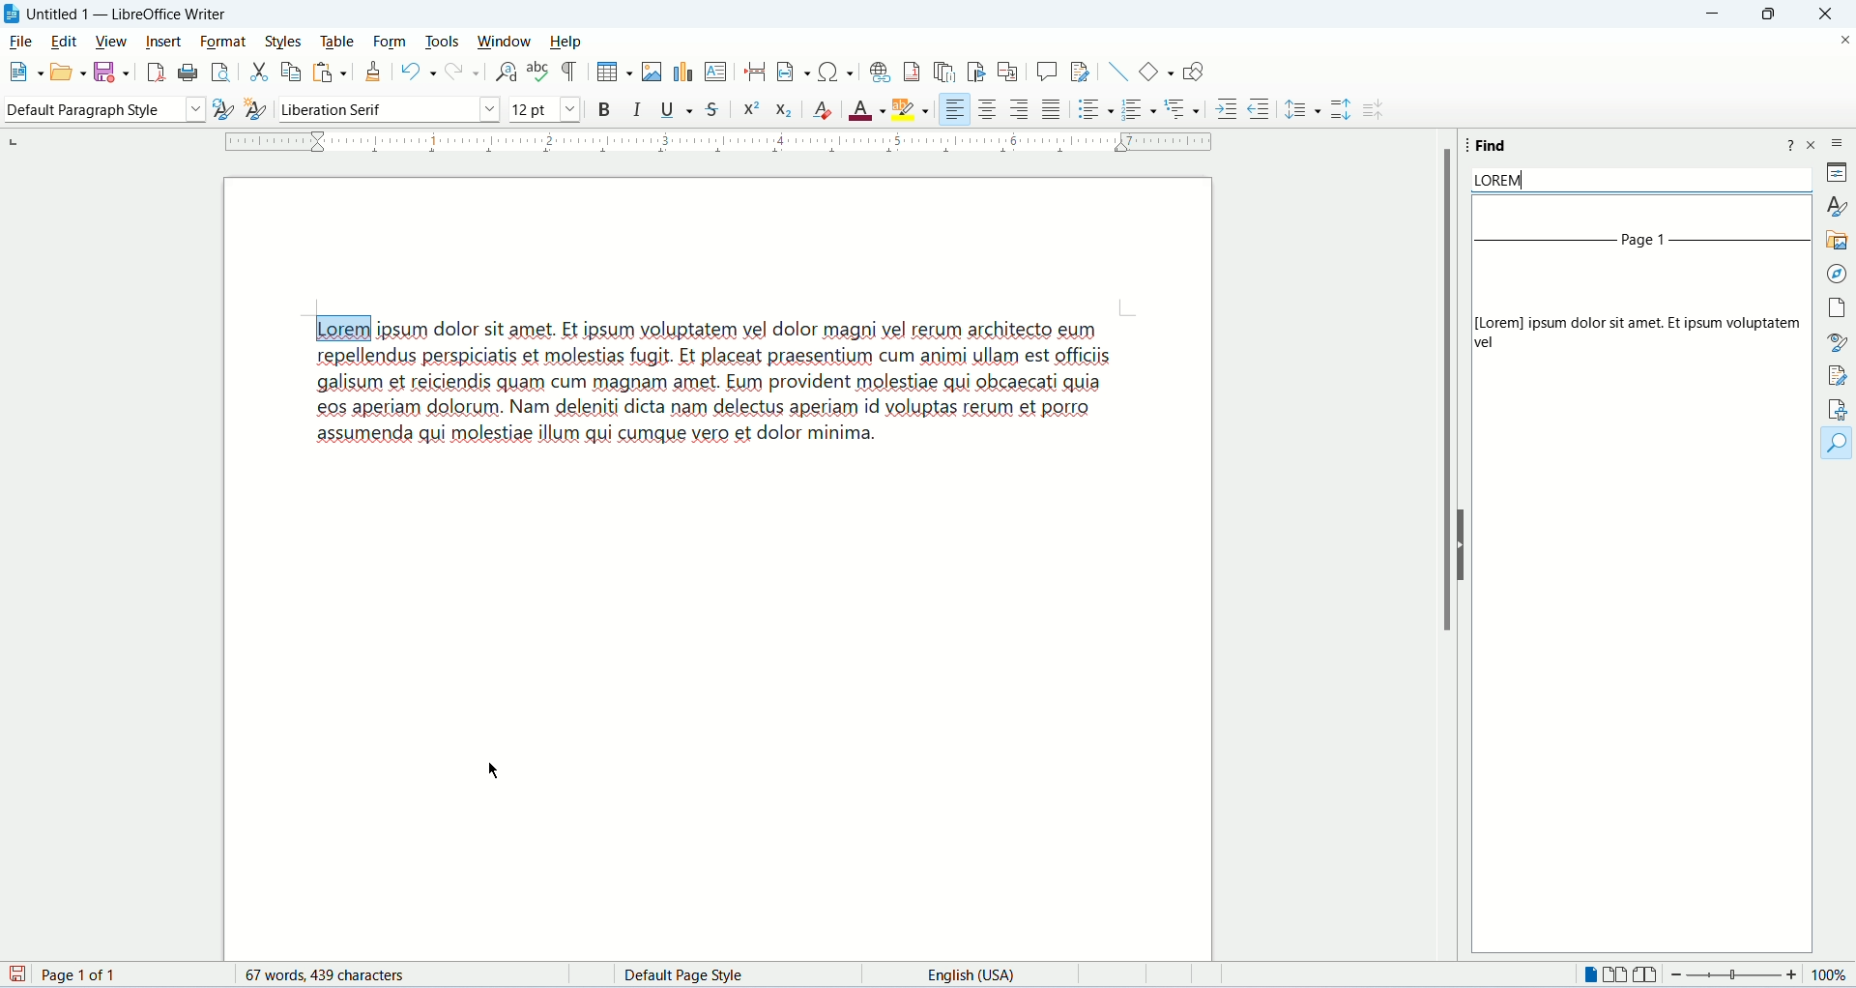 Image resolution: width=1856 pixels, height=988 pixels. I want to click on increase indent, so click(1225, 109).